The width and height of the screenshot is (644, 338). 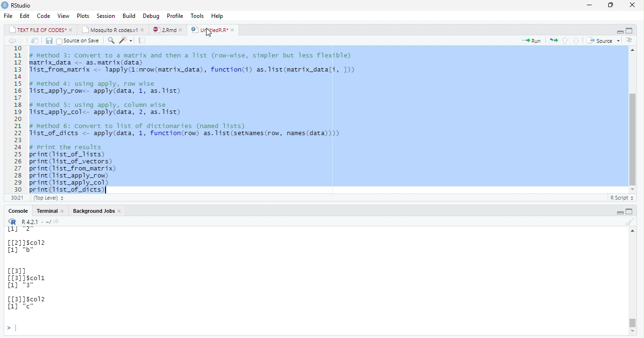 What do you see at coordinates (629, 31) in the screenshot?
I see `Full Height` at bounding box center [629, 31].